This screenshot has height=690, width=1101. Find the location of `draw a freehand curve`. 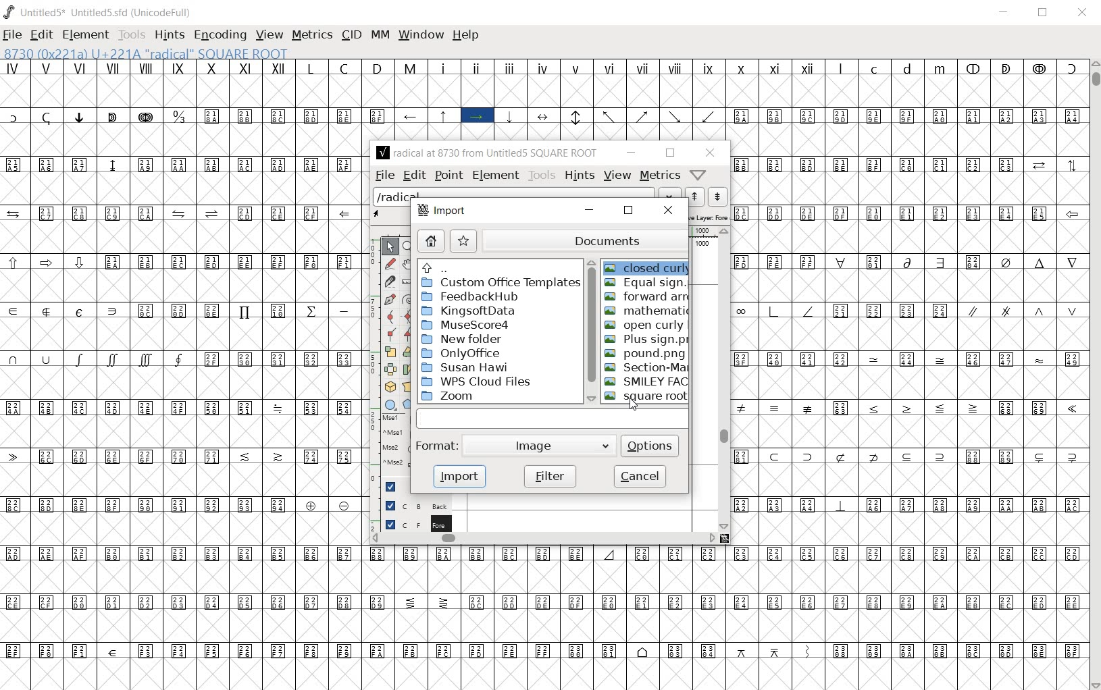

draw a freehand curve is located at coordinates (390, 263).